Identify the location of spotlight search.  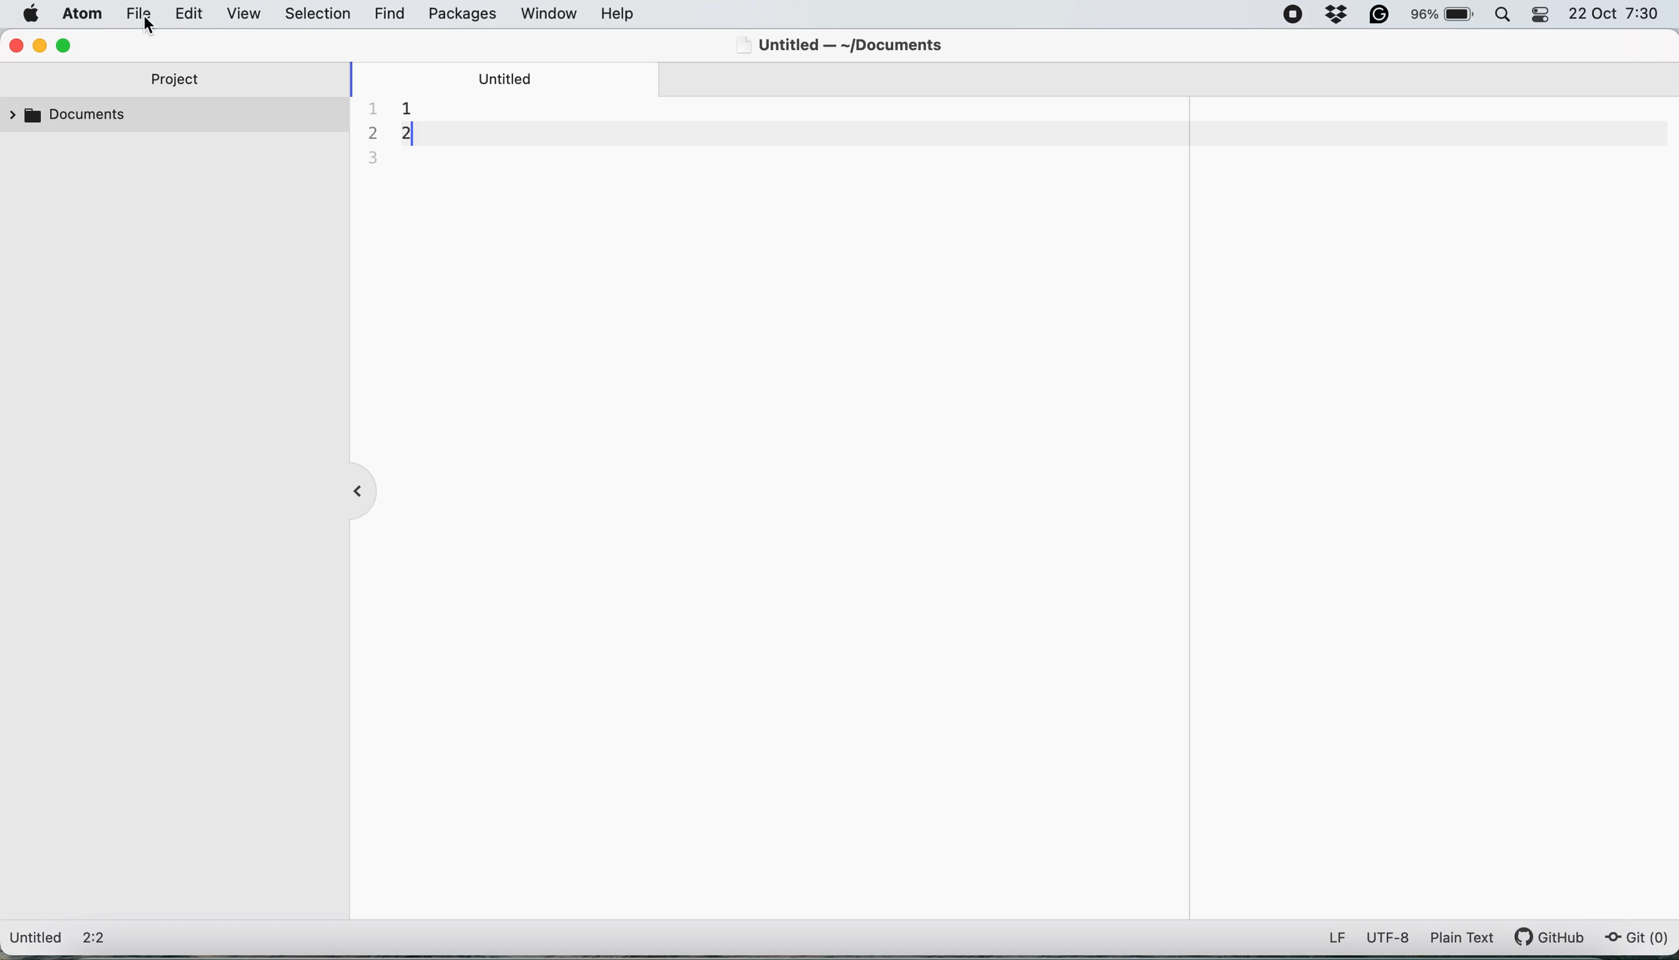
(1502, 18).